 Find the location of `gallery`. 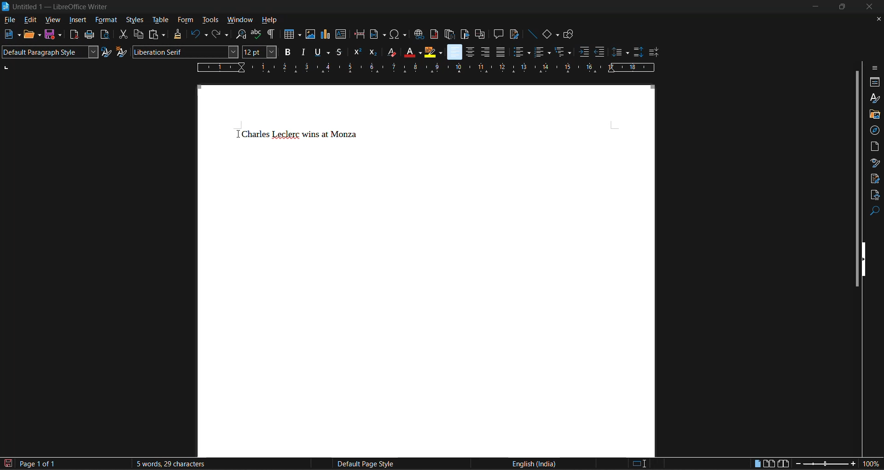

gallery is located at coordinates (874, 115).